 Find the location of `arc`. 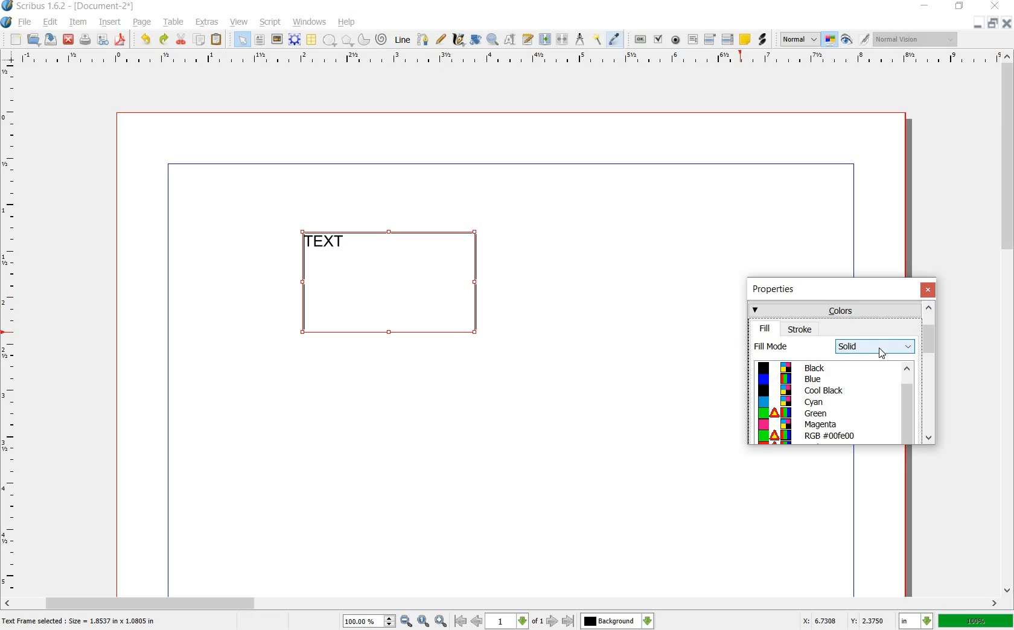

arc is located at coordinates (363, 39).